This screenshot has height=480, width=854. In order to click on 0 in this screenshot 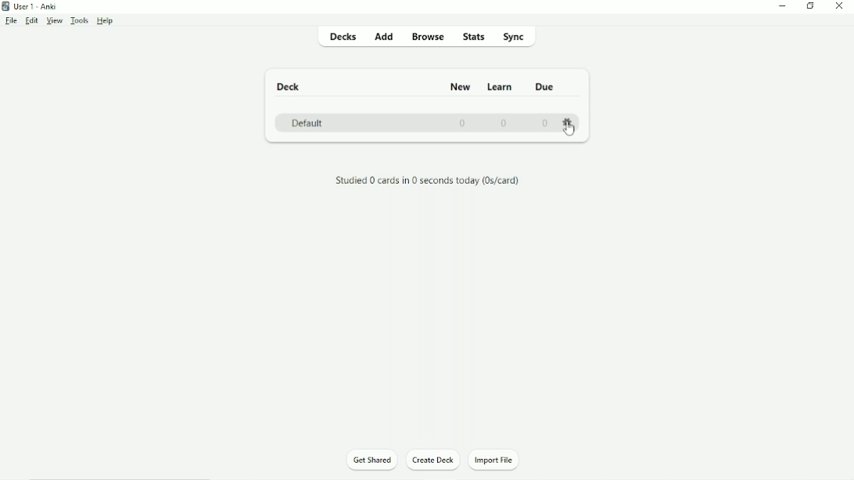, I will do `click(545, 124)`.